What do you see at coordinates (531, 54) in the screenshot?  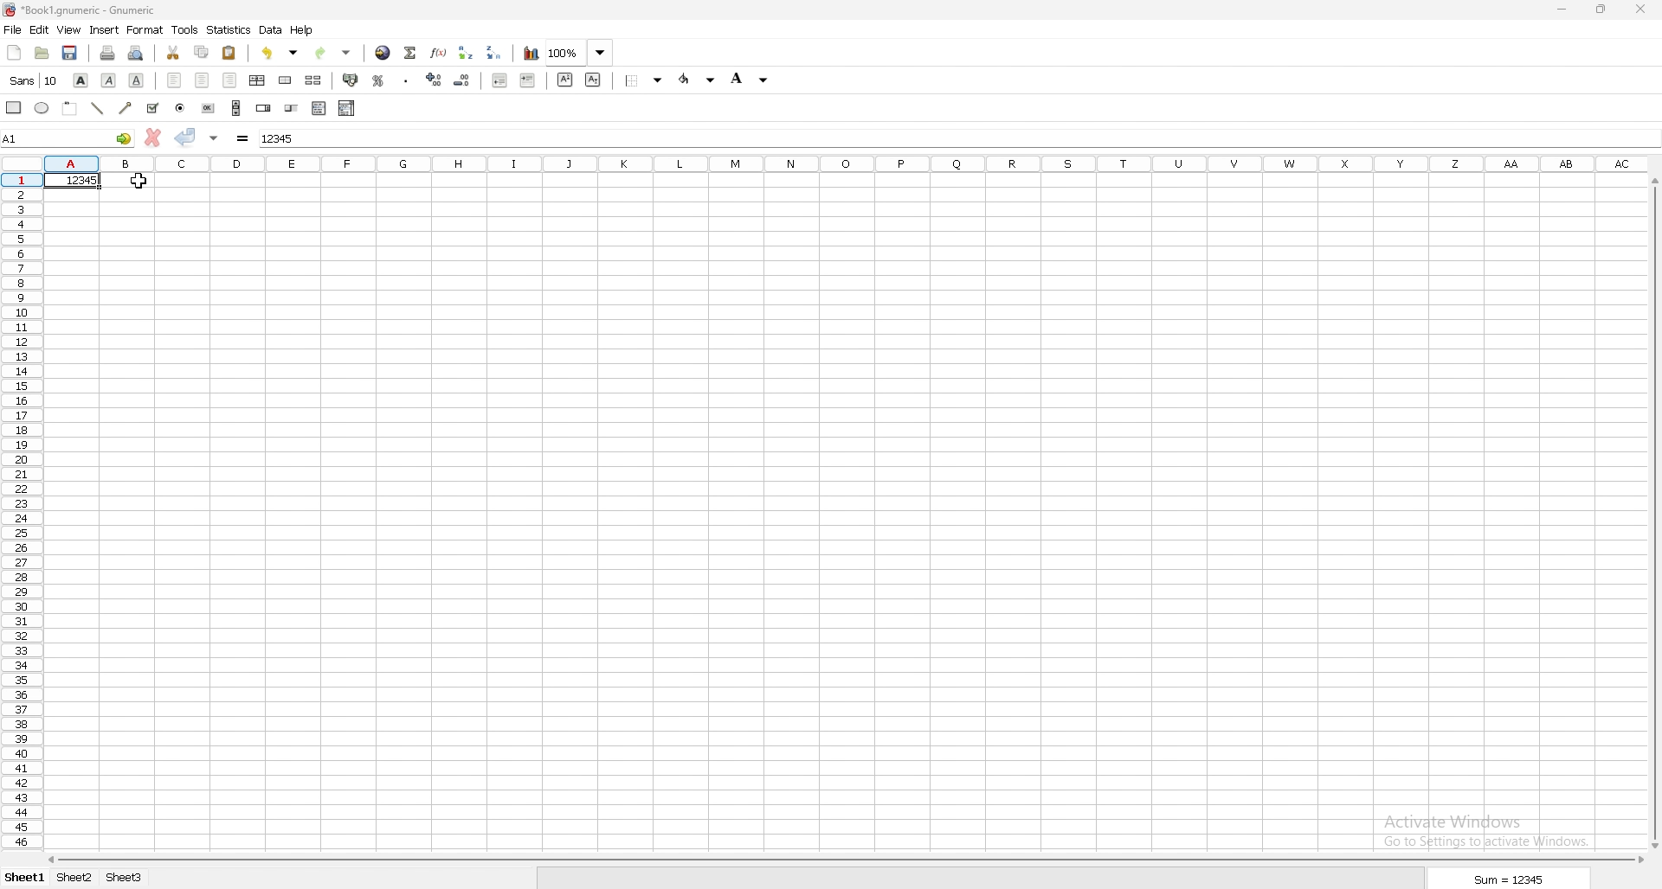 I see `chart` at bounding box center [531, 54].